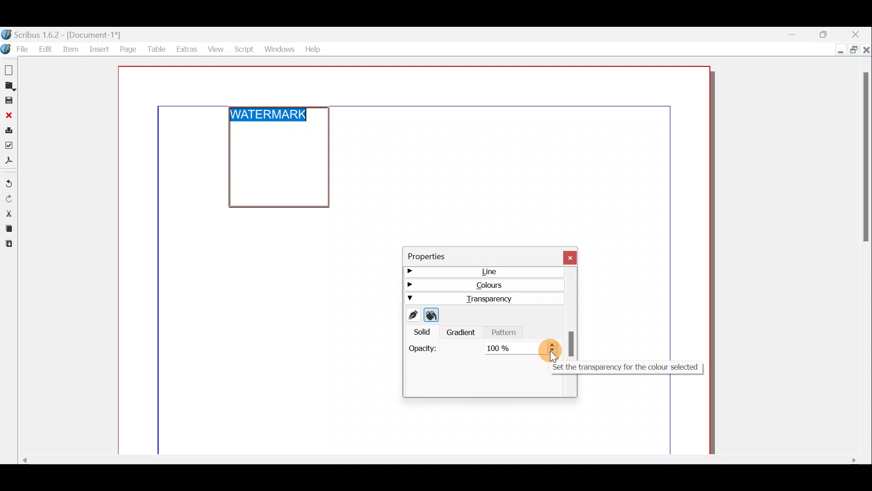 The image size is (872, 491). Describe the element at coordinates (268, 114) in the screenshot. I see `WATERMARK` at that location.